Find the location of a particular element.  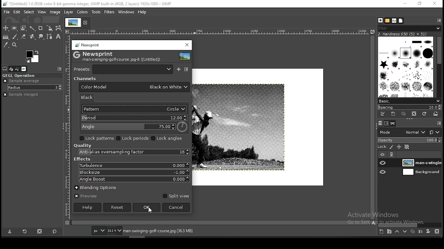

patterns is located at coordinates (387, 20).